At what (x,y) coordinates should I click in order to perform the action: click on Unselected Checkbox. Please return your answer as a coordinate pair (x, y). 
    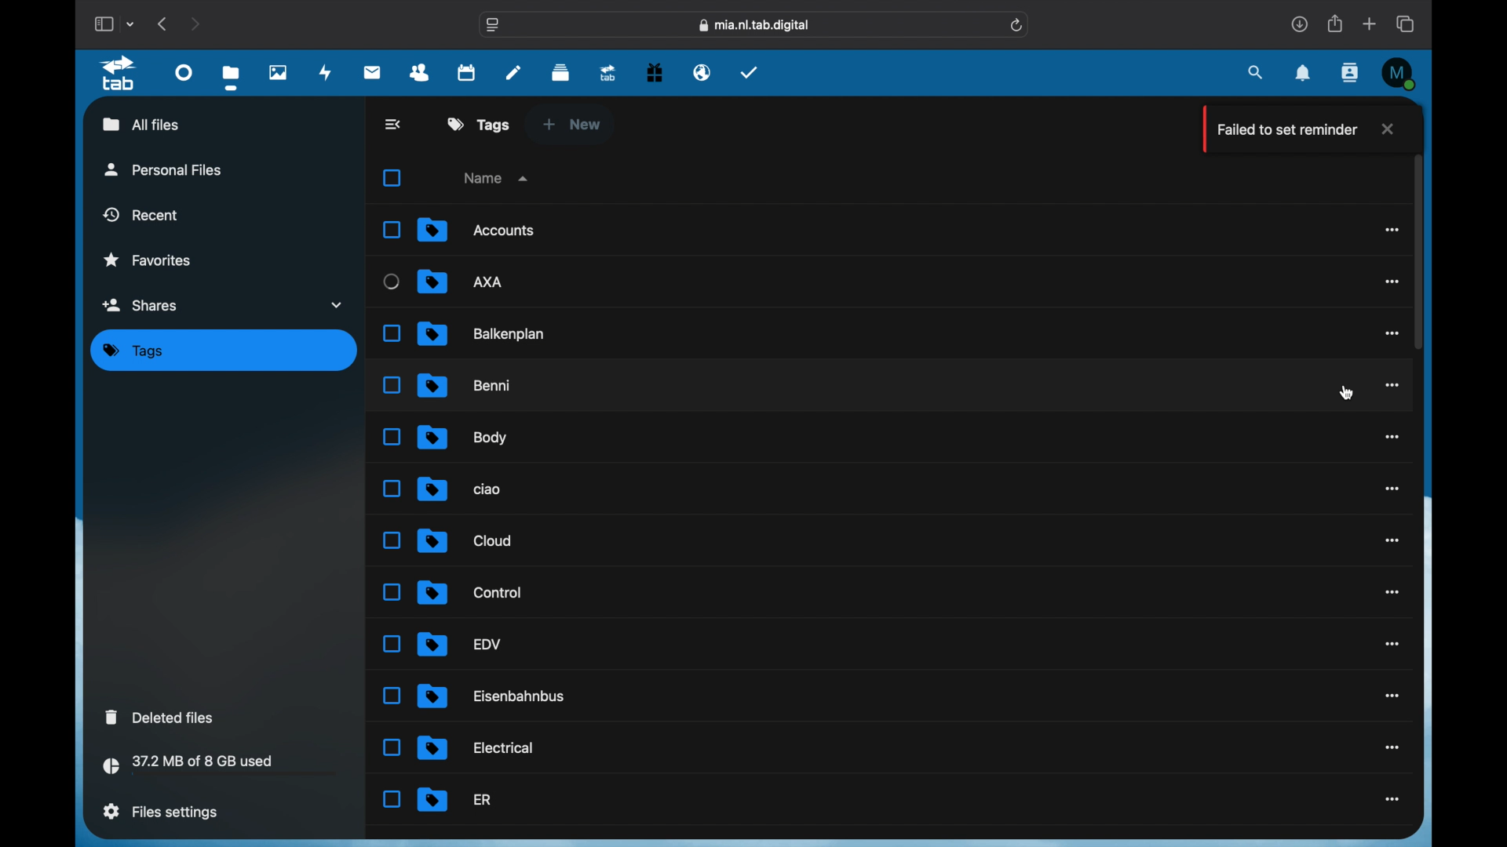
    Looking at the image, I should click on (390, 591).